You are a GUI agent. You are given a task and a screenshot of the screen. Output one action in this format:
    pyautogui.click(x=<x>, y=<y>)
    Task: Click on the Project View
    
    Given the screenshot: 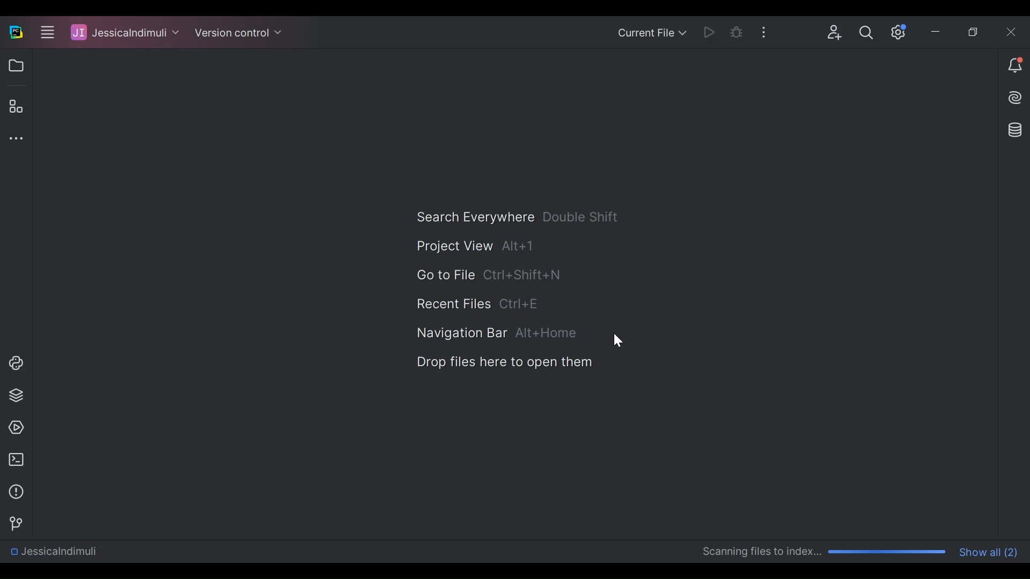 What is the action you would take?
    pyautogui.click(x=16, y=66)
    